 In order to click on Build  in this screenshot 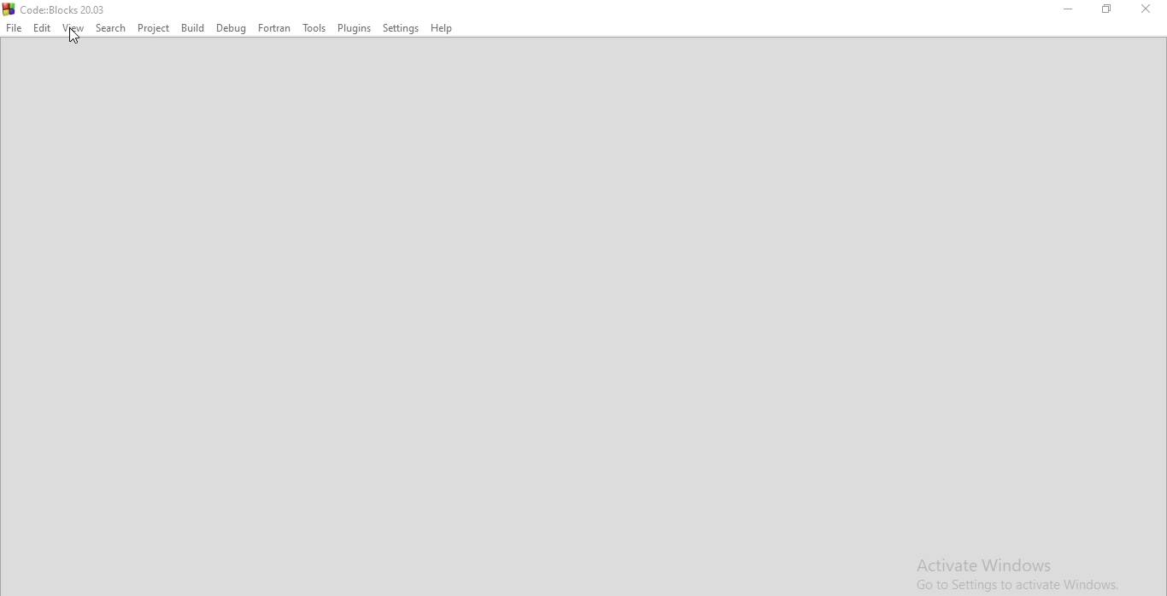, I will do `click(191, 27)`.